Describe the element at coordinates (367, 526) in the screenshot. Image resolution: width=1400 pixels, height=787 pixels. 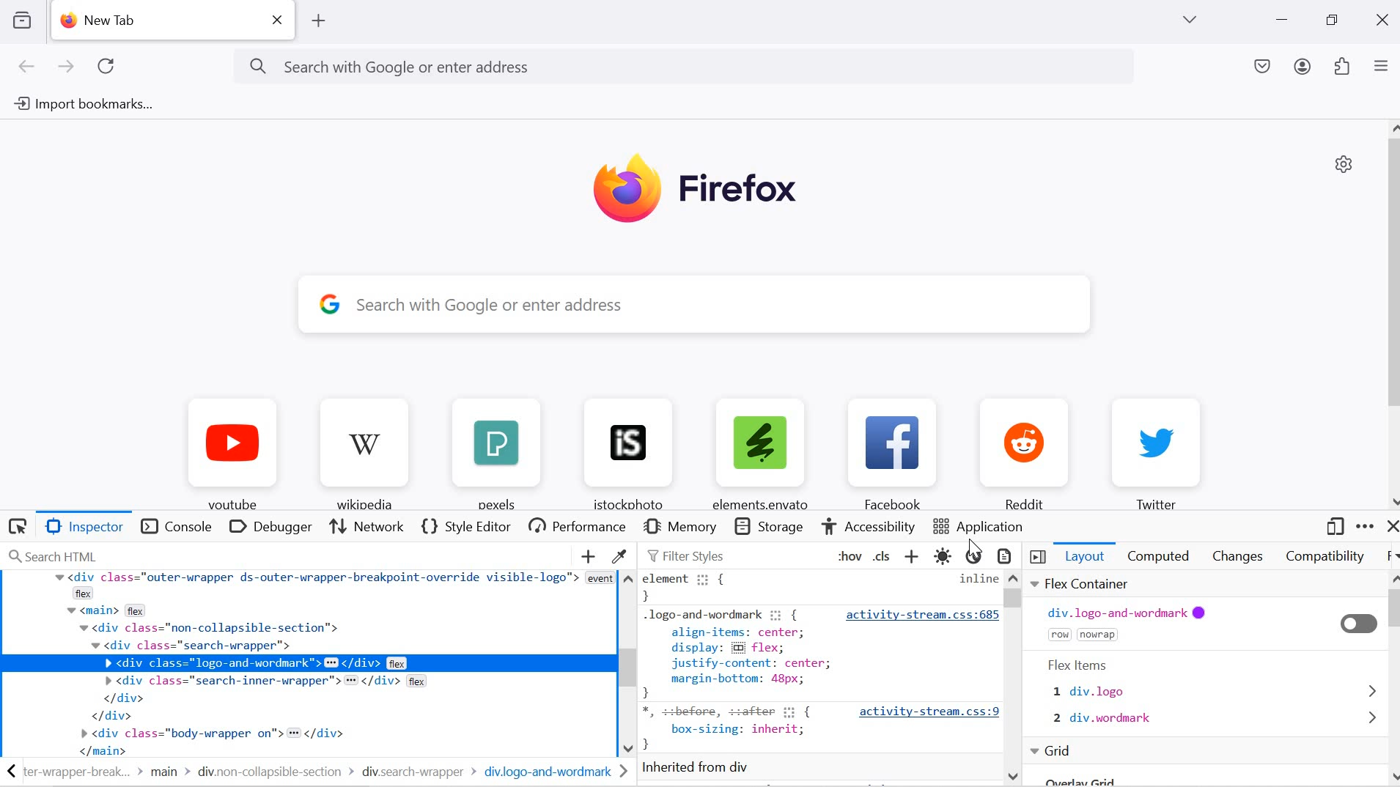
I see `Network` at that location.